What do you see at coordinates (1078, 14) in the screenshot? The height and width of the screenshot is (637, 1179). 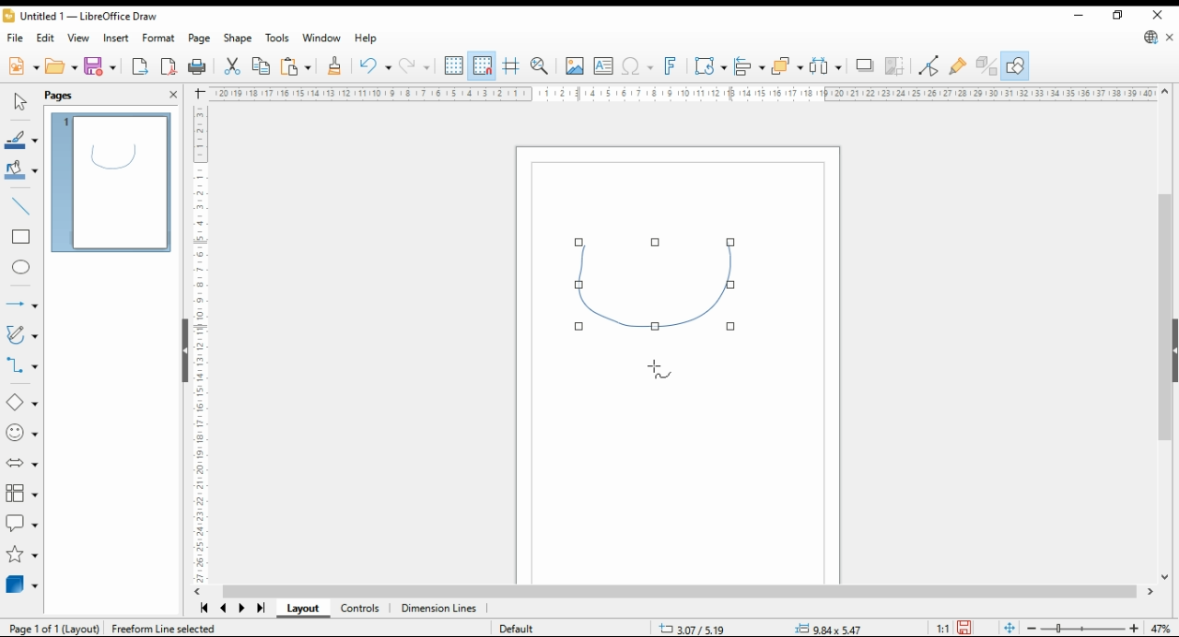 I see `minimize` at bounding box center [1078, 14].